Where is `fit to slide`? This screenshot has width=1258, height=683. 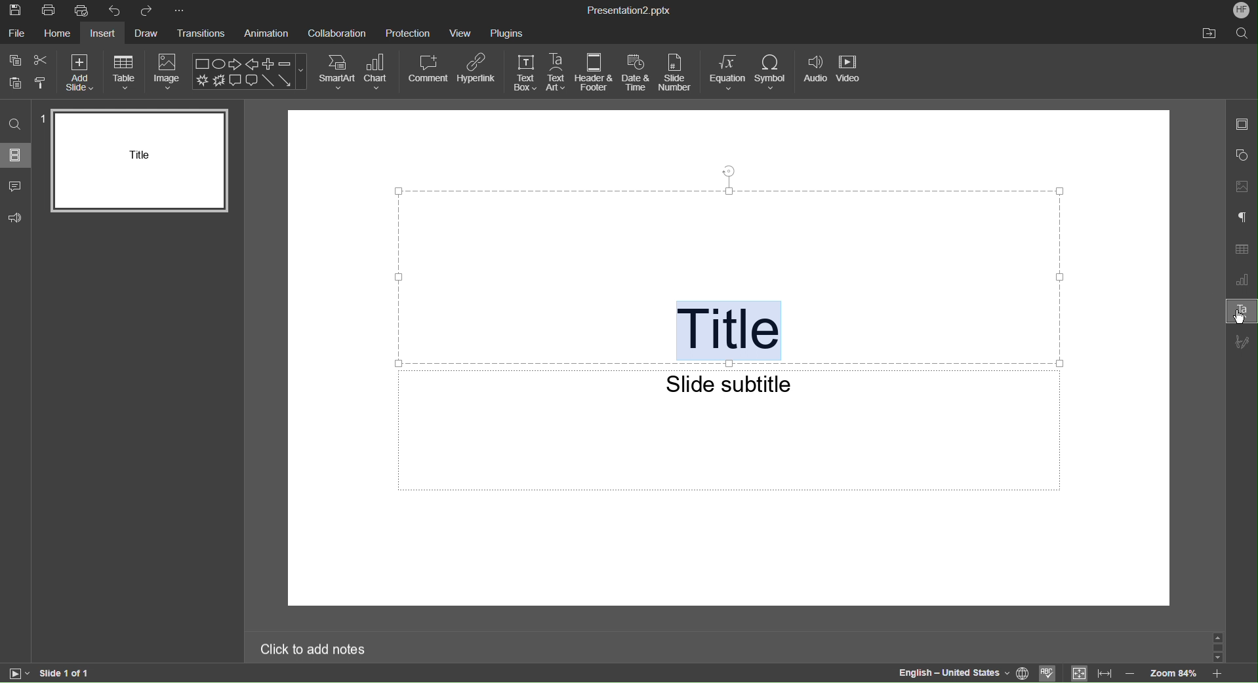
fit to slide is located at coordinates (1078, 673).